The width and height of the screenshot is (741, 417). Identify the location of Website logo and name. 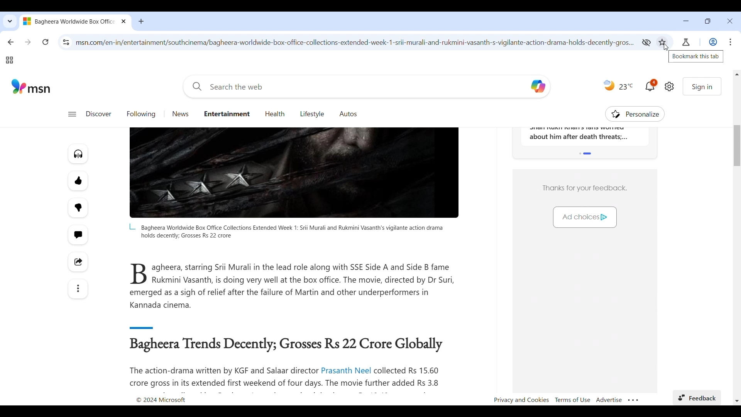
(31, 86).